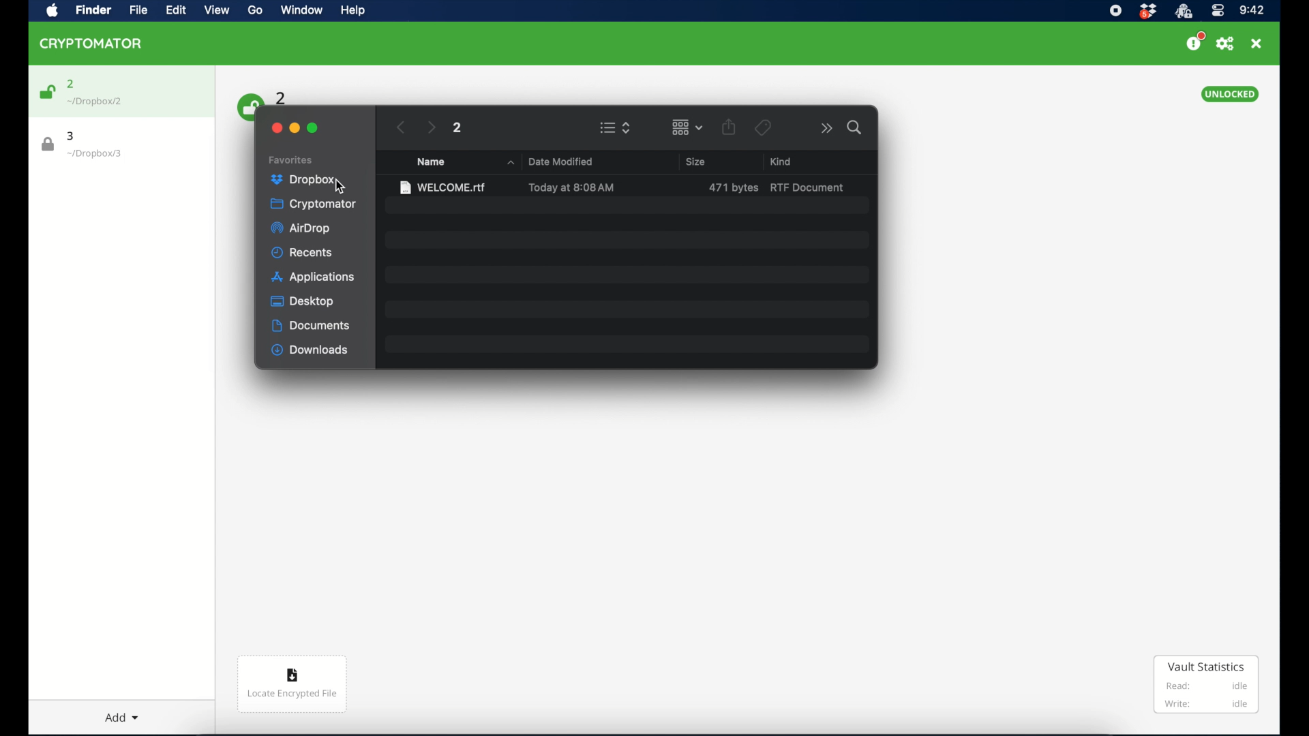  What do you see at coordinates (762, 127) in the screenshot?
I see `tags` at bounding box center [762, 127].